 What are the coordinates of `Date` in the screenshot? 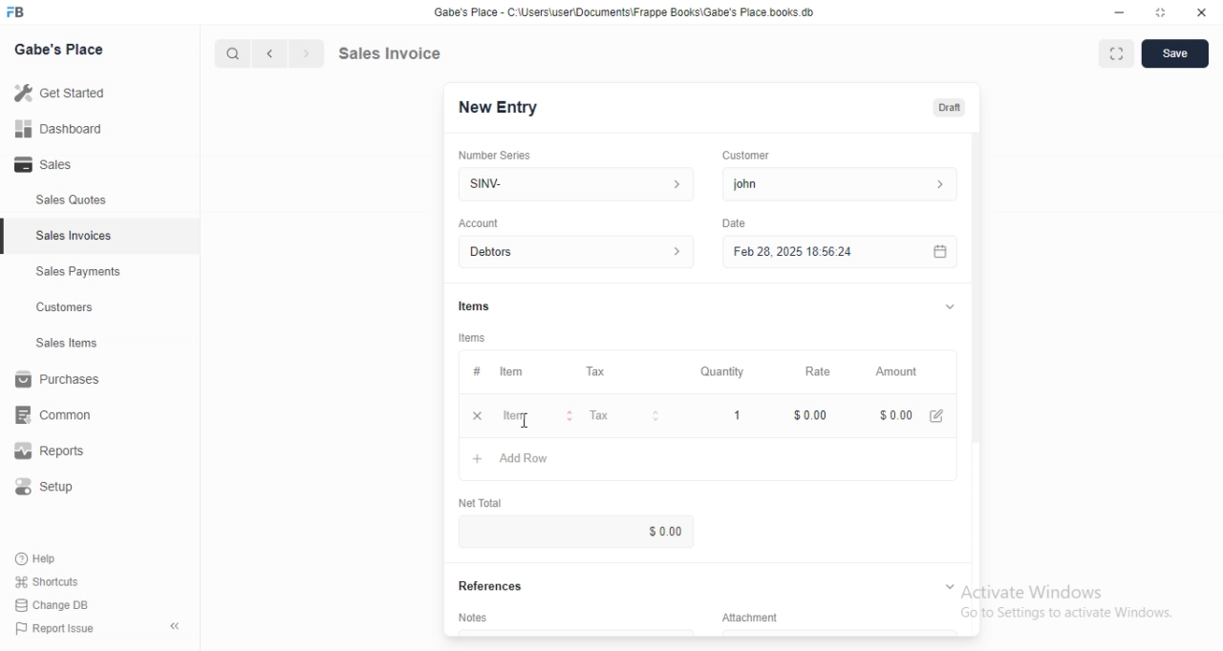 It's located at (734, 221).